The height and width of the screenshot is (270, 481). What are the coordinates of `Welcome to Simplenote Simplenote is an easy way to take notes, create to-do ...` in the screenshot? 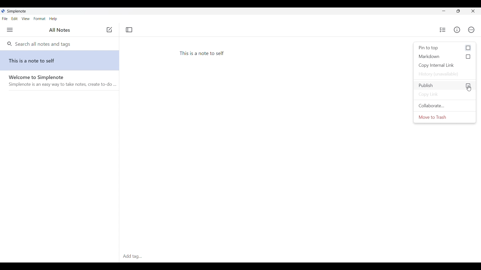 It's located at (61, 82).